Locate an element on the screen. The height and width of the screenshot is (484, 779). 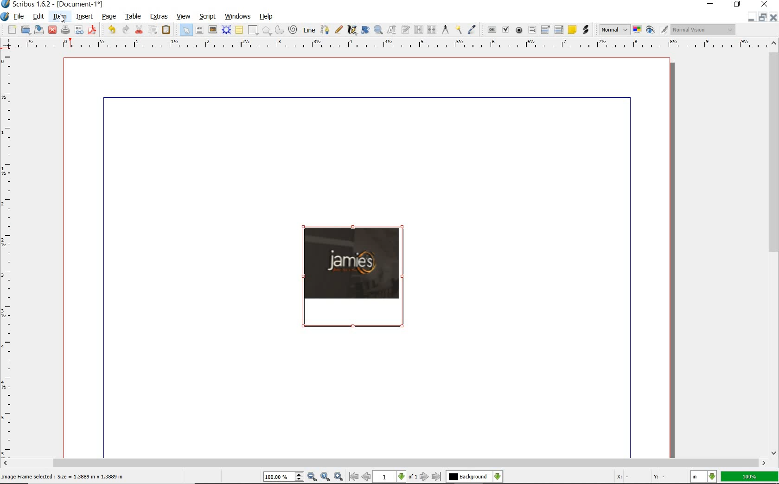
cut is located at coordinates (139, 30).